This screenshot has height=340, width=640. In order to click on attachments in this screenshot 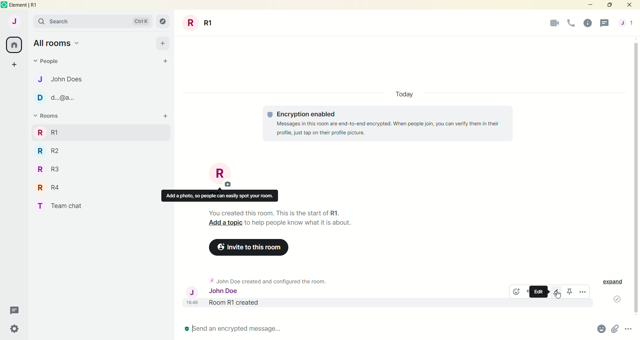, I will do `click(615, 330)`.